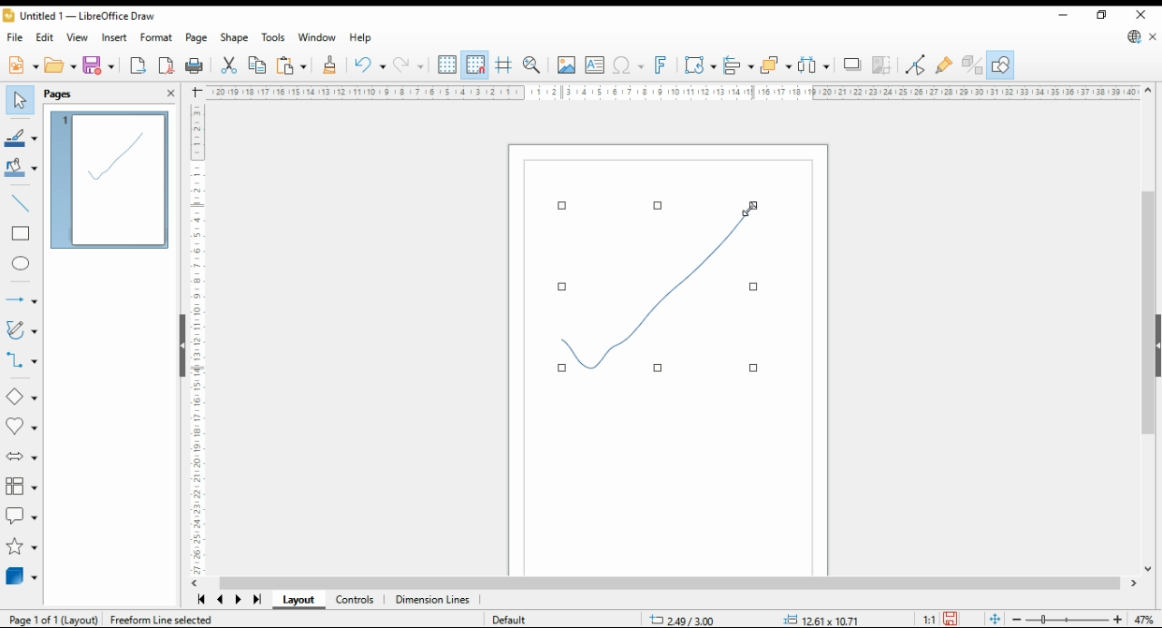 Image resolution: width=1162 pixels, height=628 pixels. What do you see at coordinates (238, 600) in the screenshot?
I see `next page` at bounding box center [238, 600].